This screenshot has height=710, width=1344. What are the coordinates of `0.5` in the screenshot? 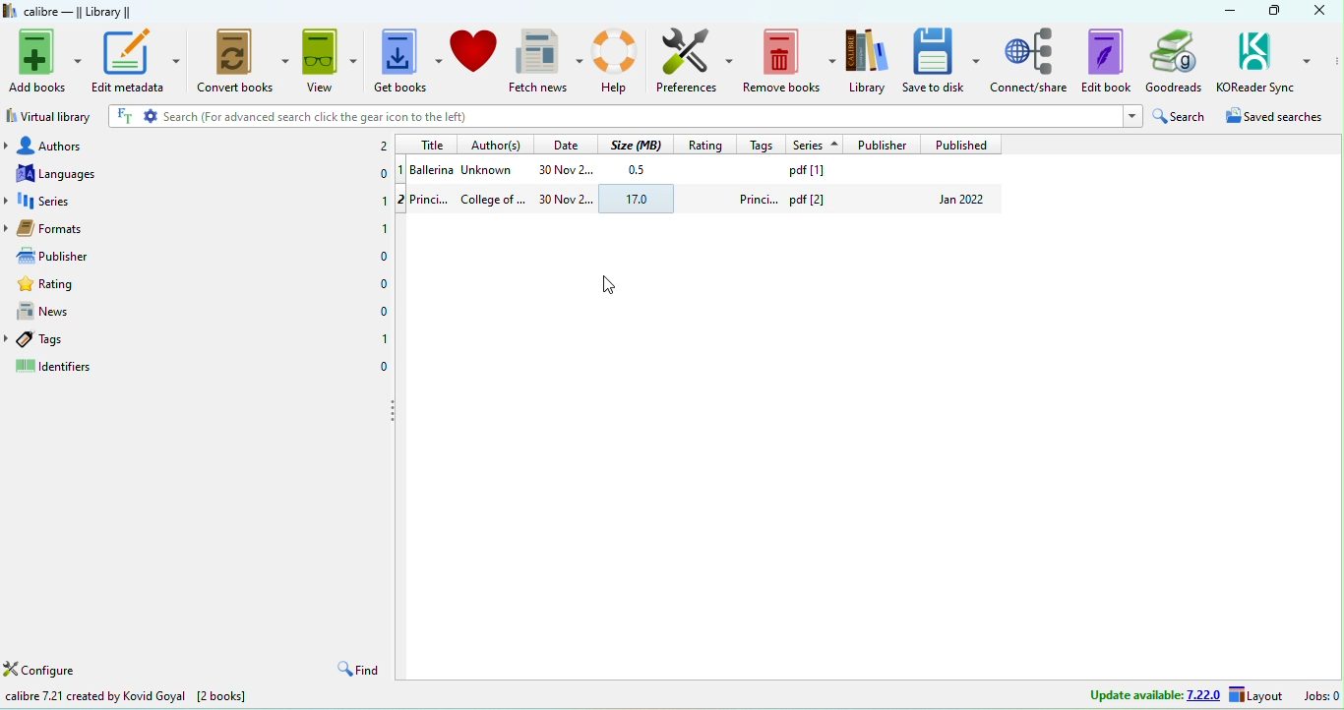 It's located at (636, 167).